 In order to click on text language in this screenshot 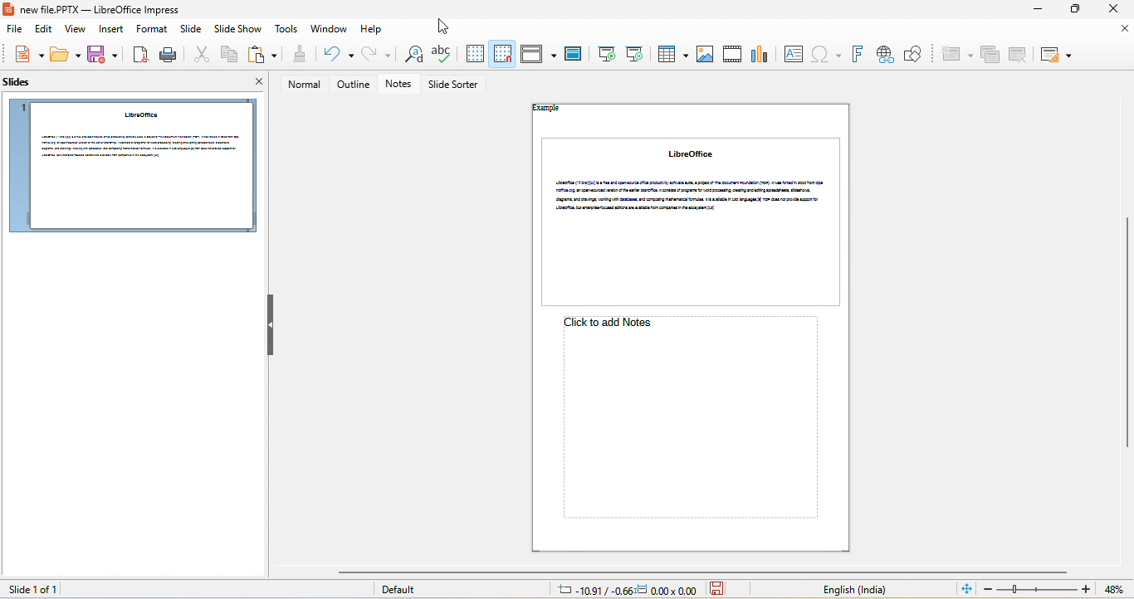, I will do `click(854, 590)`.